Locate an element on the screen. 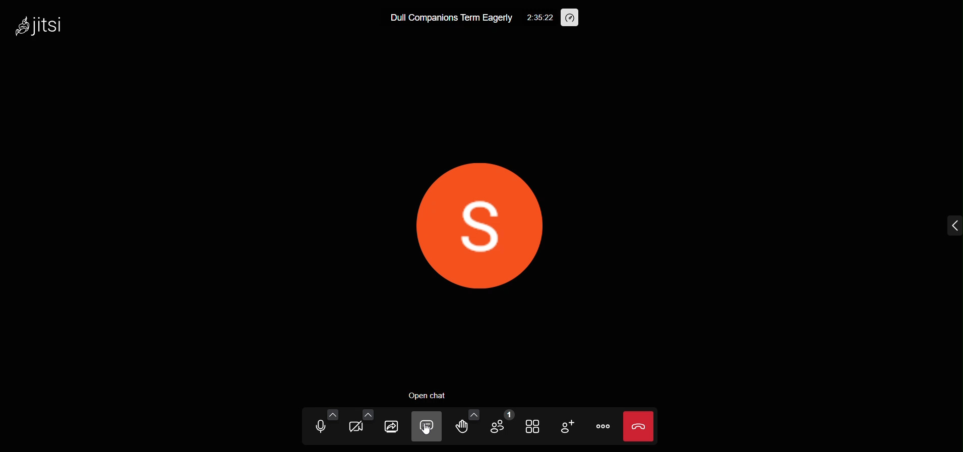 Image resolution: width=963 pixels, height=452 pixels. screen share is located at coordinates (390, 426).